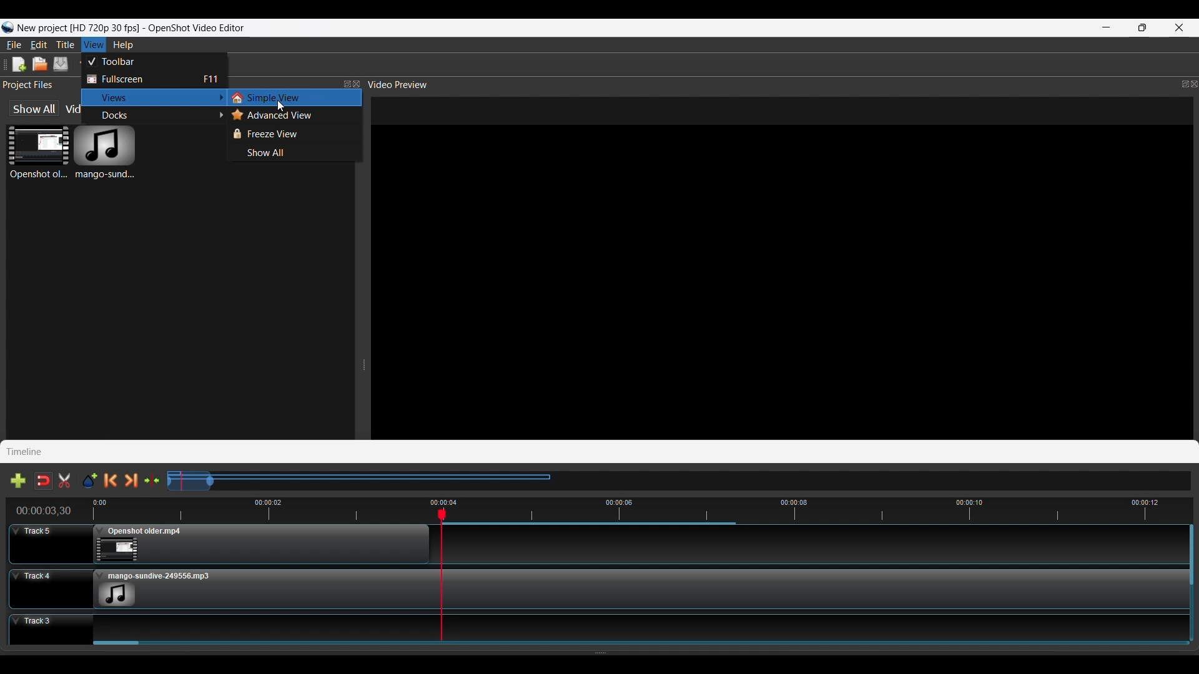  I want to click on Fullscreen, so click(153, 79).